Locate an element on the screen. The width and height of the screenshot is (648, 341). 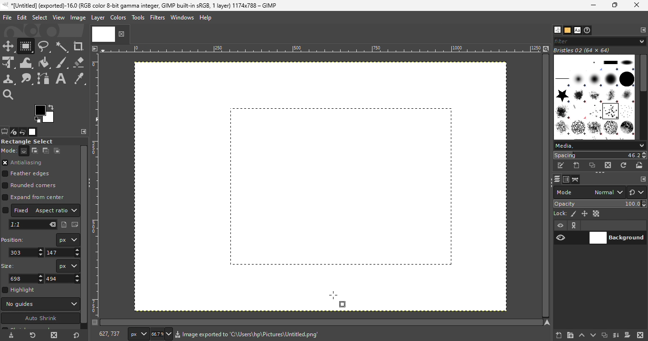
Select is located at coordinates (40, 19).